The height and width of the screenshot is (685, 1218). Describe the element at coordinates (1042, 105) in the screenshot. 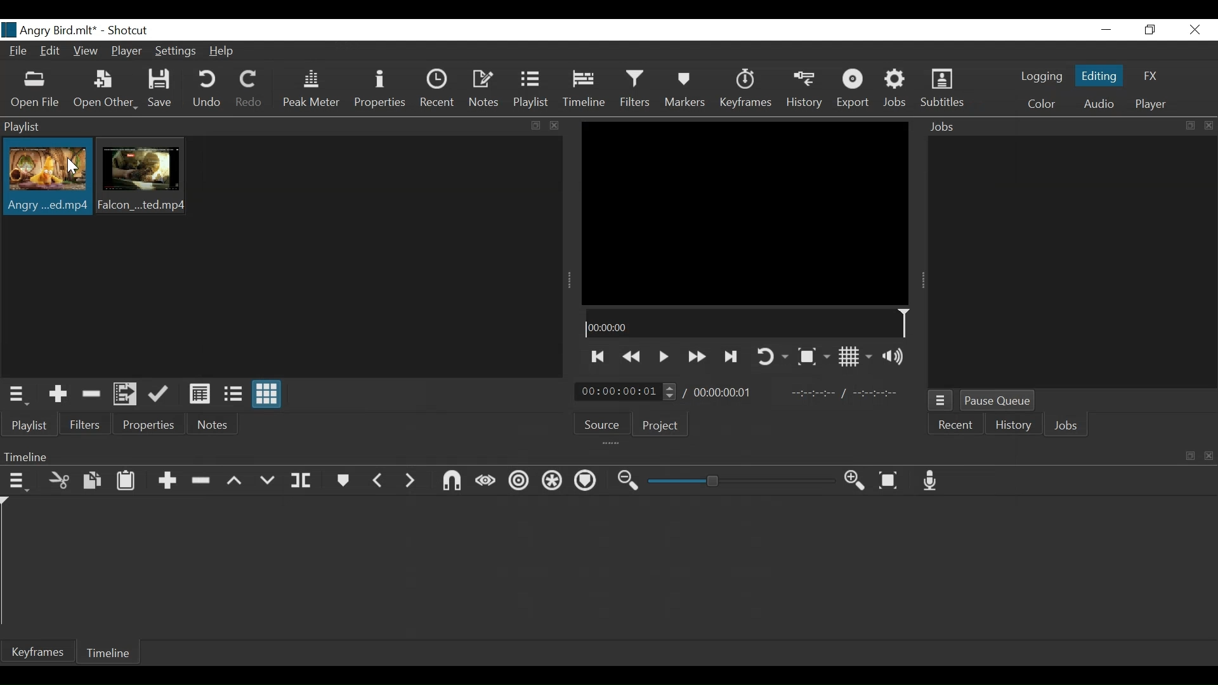

I see `Color` at that location.